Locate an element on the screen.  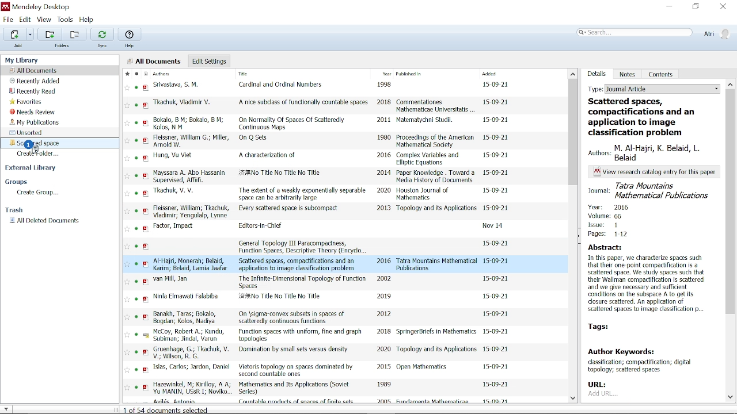
date is located at coordinates (495, 85).